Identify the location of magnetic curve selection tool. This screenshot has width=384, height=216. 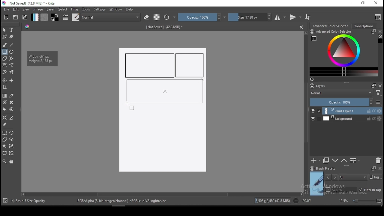
(11, 153).